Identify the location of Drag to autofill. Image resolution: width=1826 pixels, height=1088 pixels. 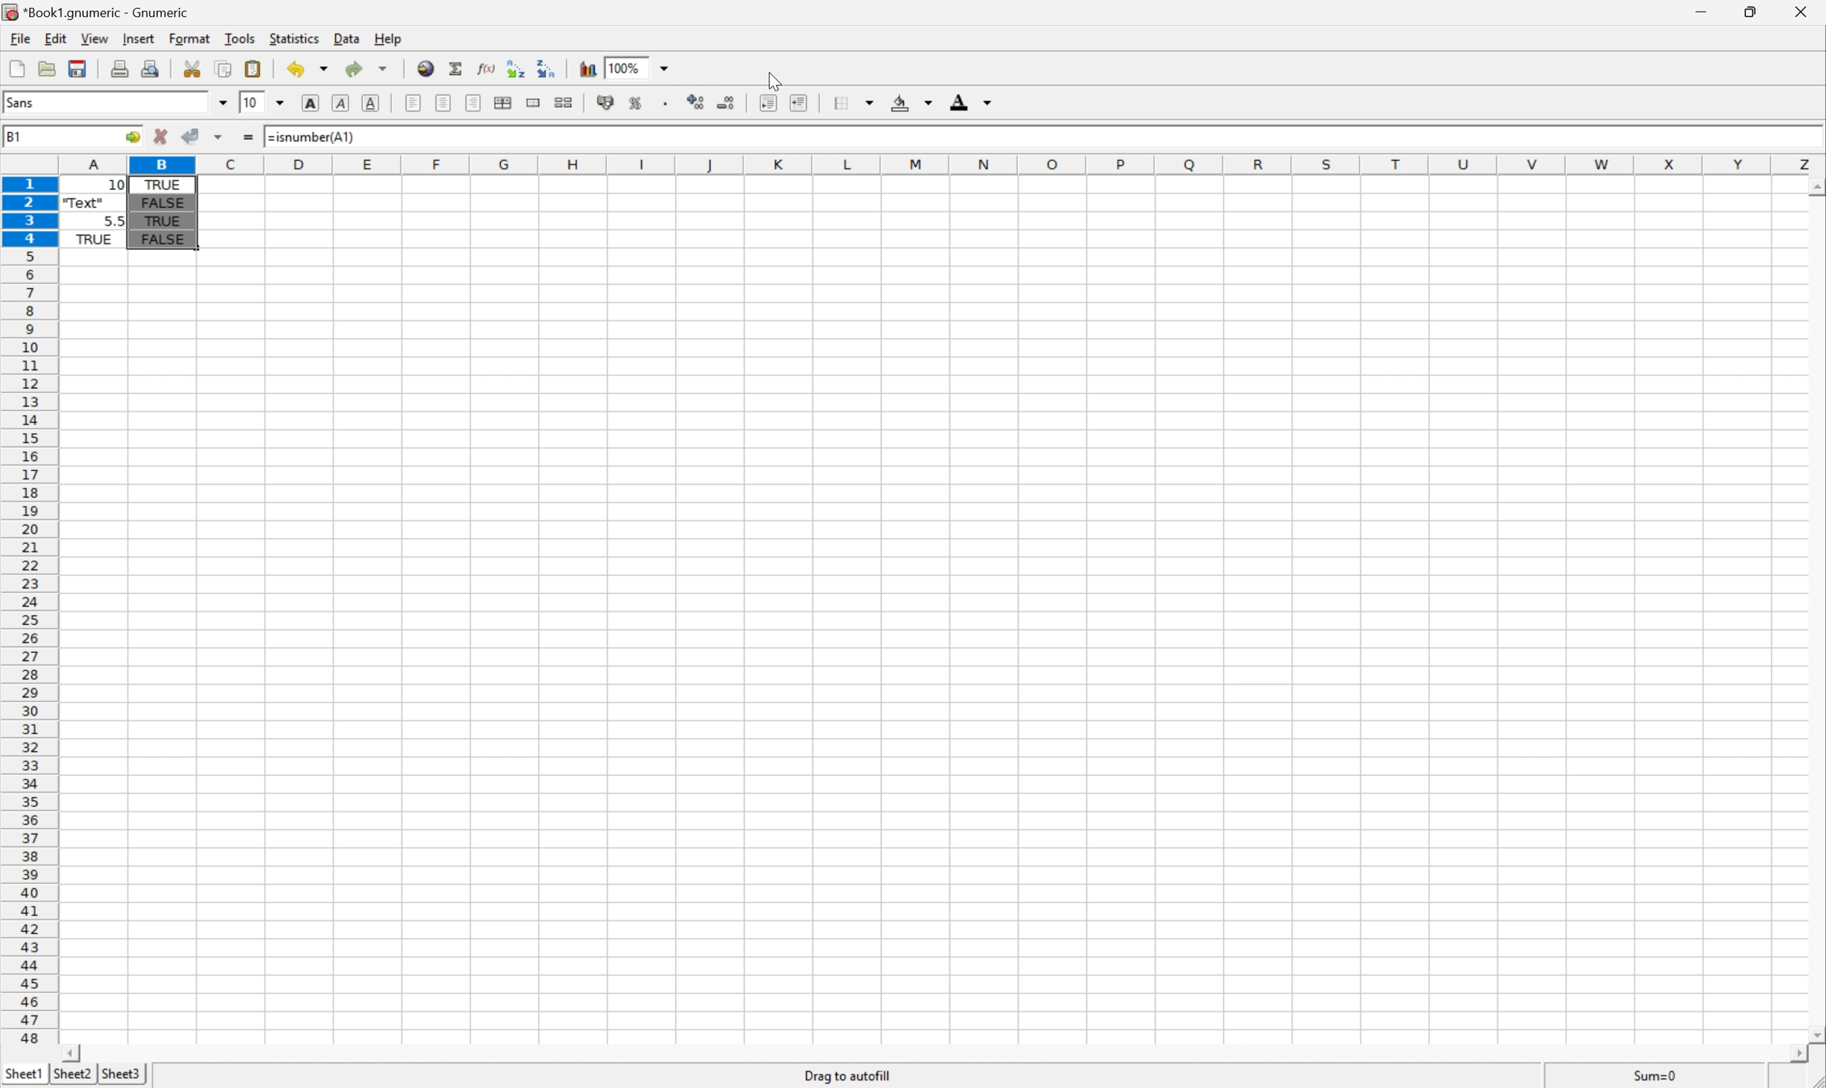
(847, 1075).